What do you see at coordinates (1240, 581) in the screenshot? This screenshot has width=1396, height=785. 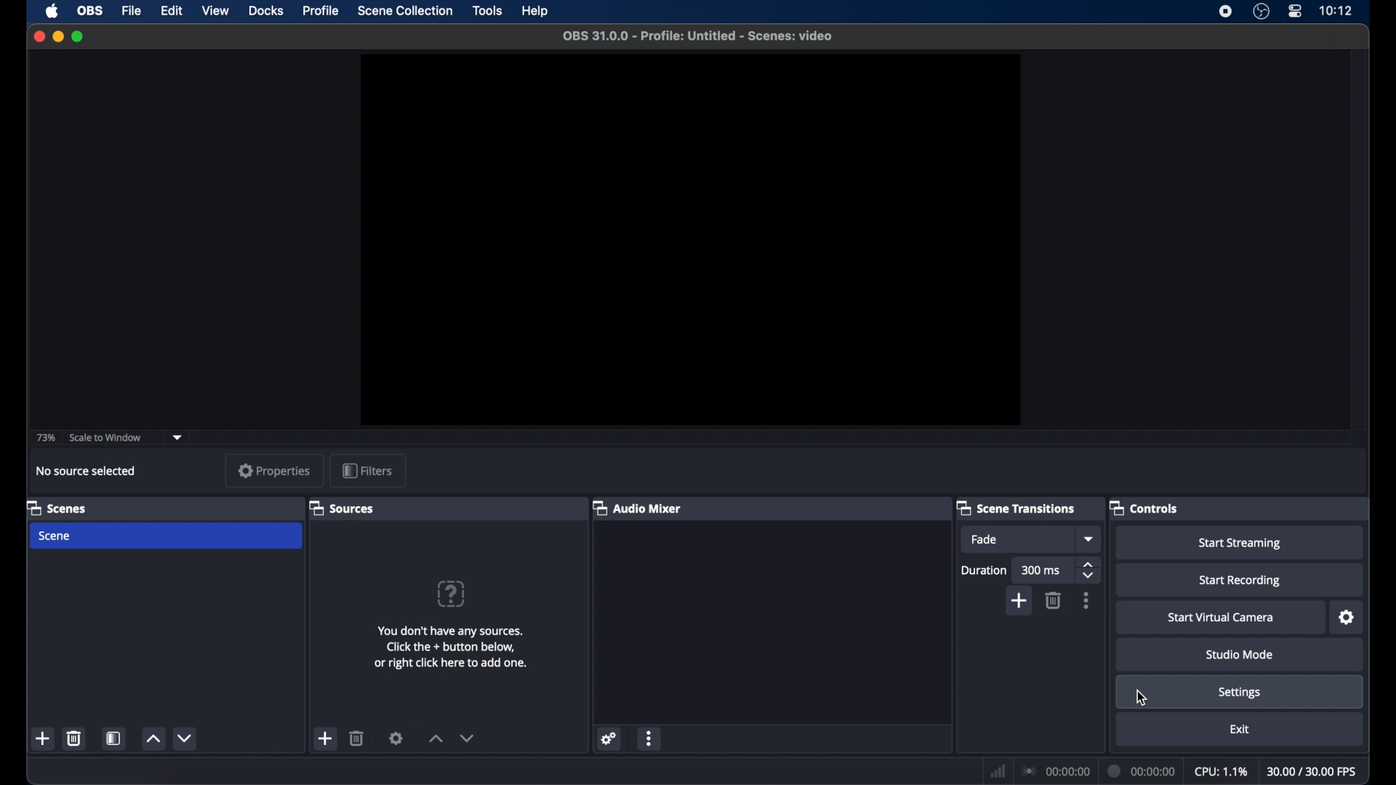 I see `start recording` at bounding box center [1240, 581].